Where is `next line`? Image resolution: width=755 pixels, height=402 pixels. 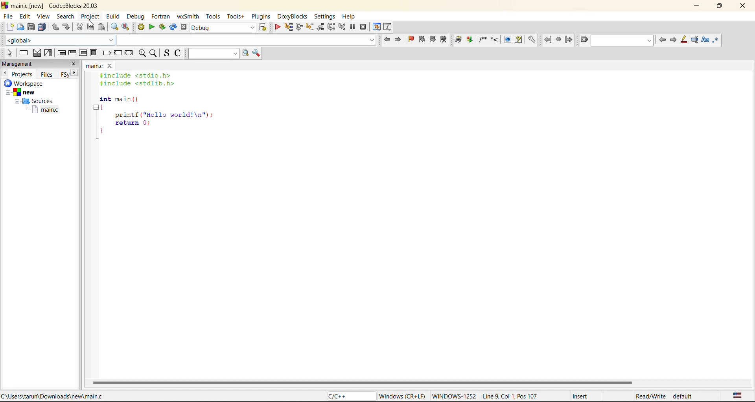
next line is located at coordinates (300, 28).